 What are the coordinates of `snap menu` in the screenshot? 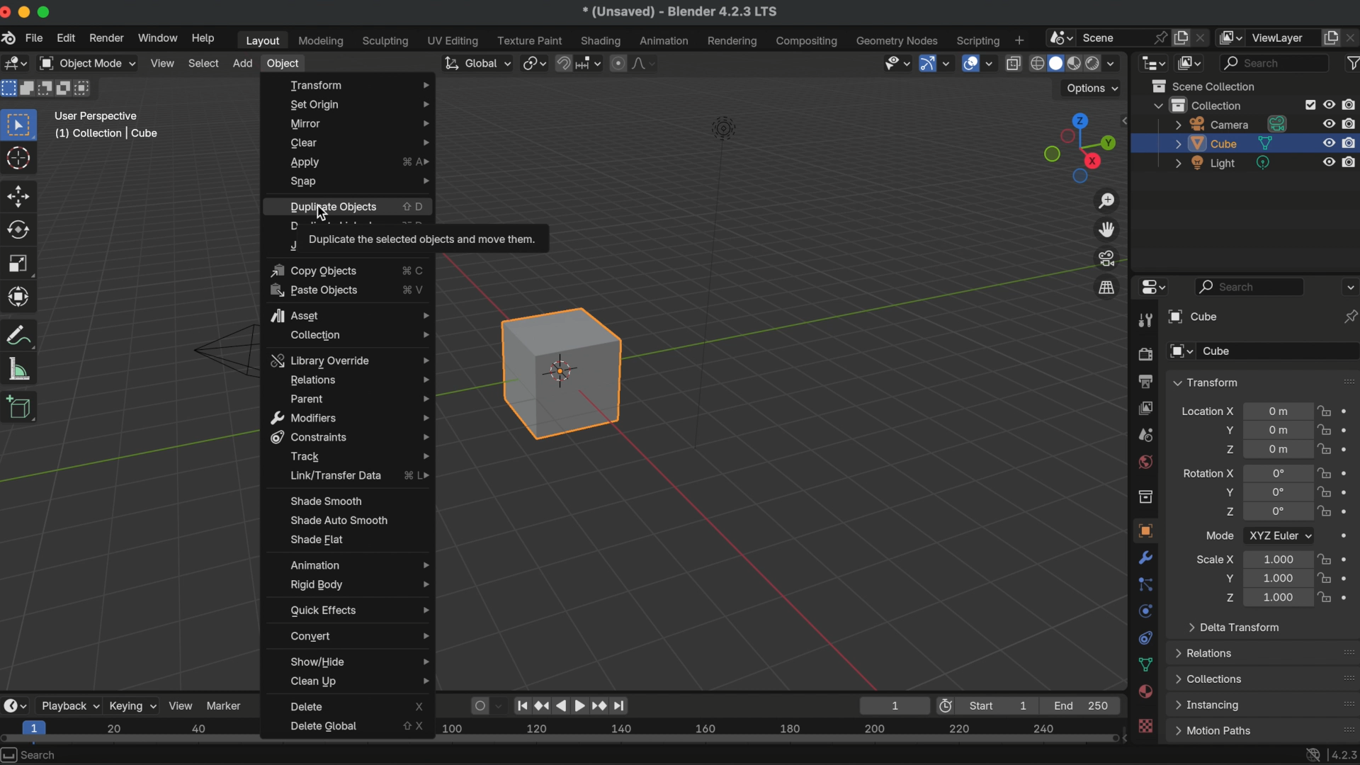 It's located at (358, 183).